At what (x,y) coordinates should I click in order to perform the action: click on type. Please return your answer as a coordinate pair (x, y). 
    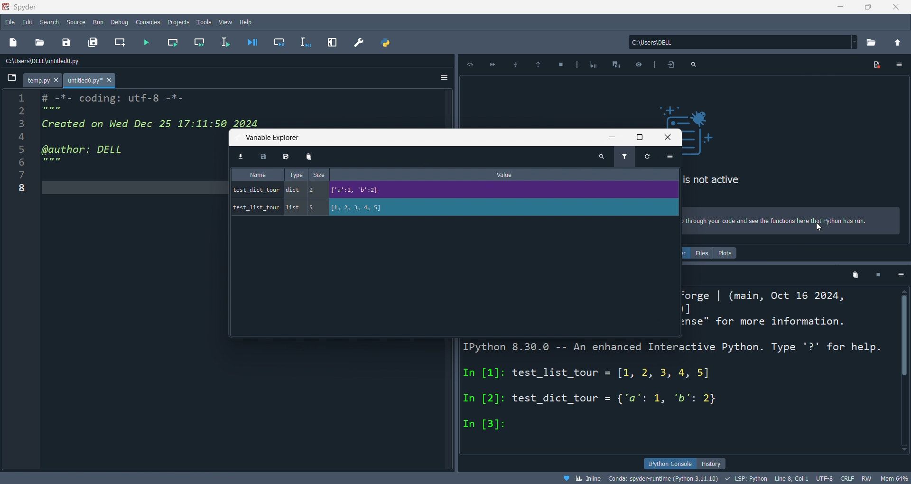
    Looking at the image, I should click on (296, 175).